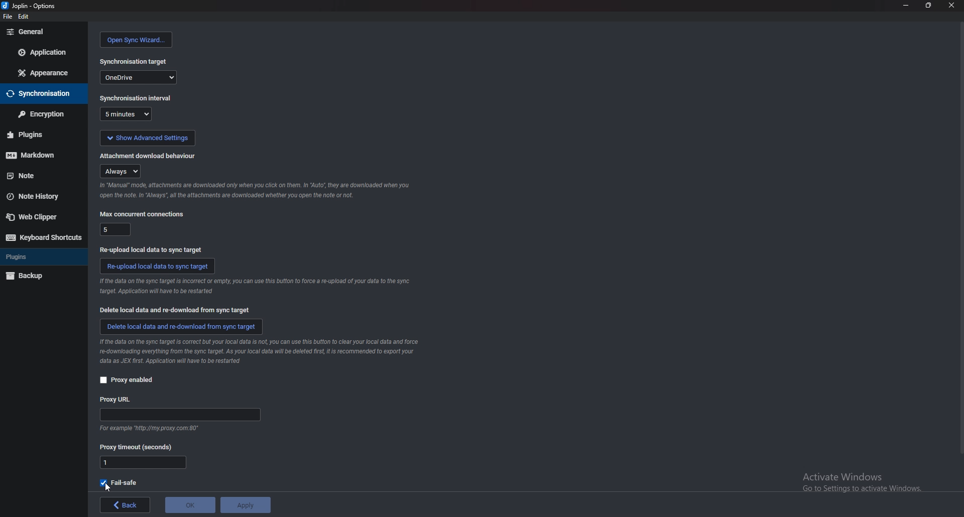 Image resolution: width=964 pixels, height=517 pixels. I want to click on info, so click(254, 286).